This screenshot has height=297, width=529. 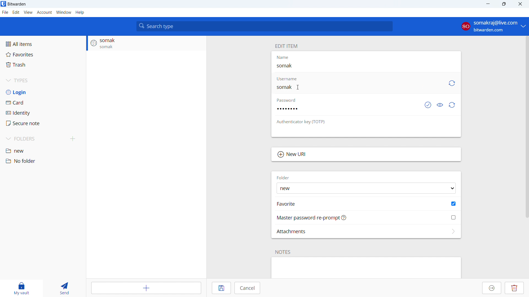 I want to click on NOTES, so click(x=284, y=252).